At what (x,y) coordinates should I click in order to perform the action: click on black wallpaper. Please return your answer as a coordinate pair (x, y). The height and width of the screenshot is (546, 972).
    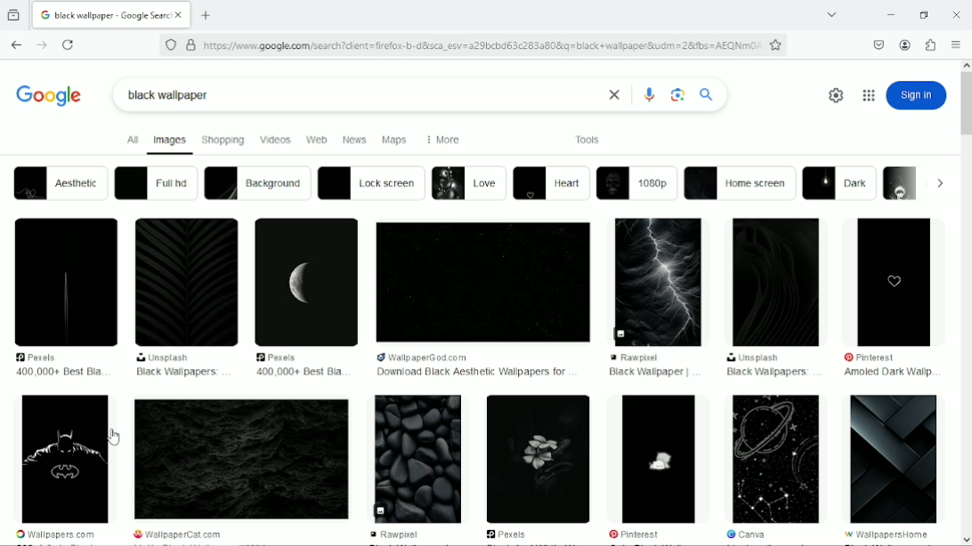
    Looking at the image, I should click on (169, 95).